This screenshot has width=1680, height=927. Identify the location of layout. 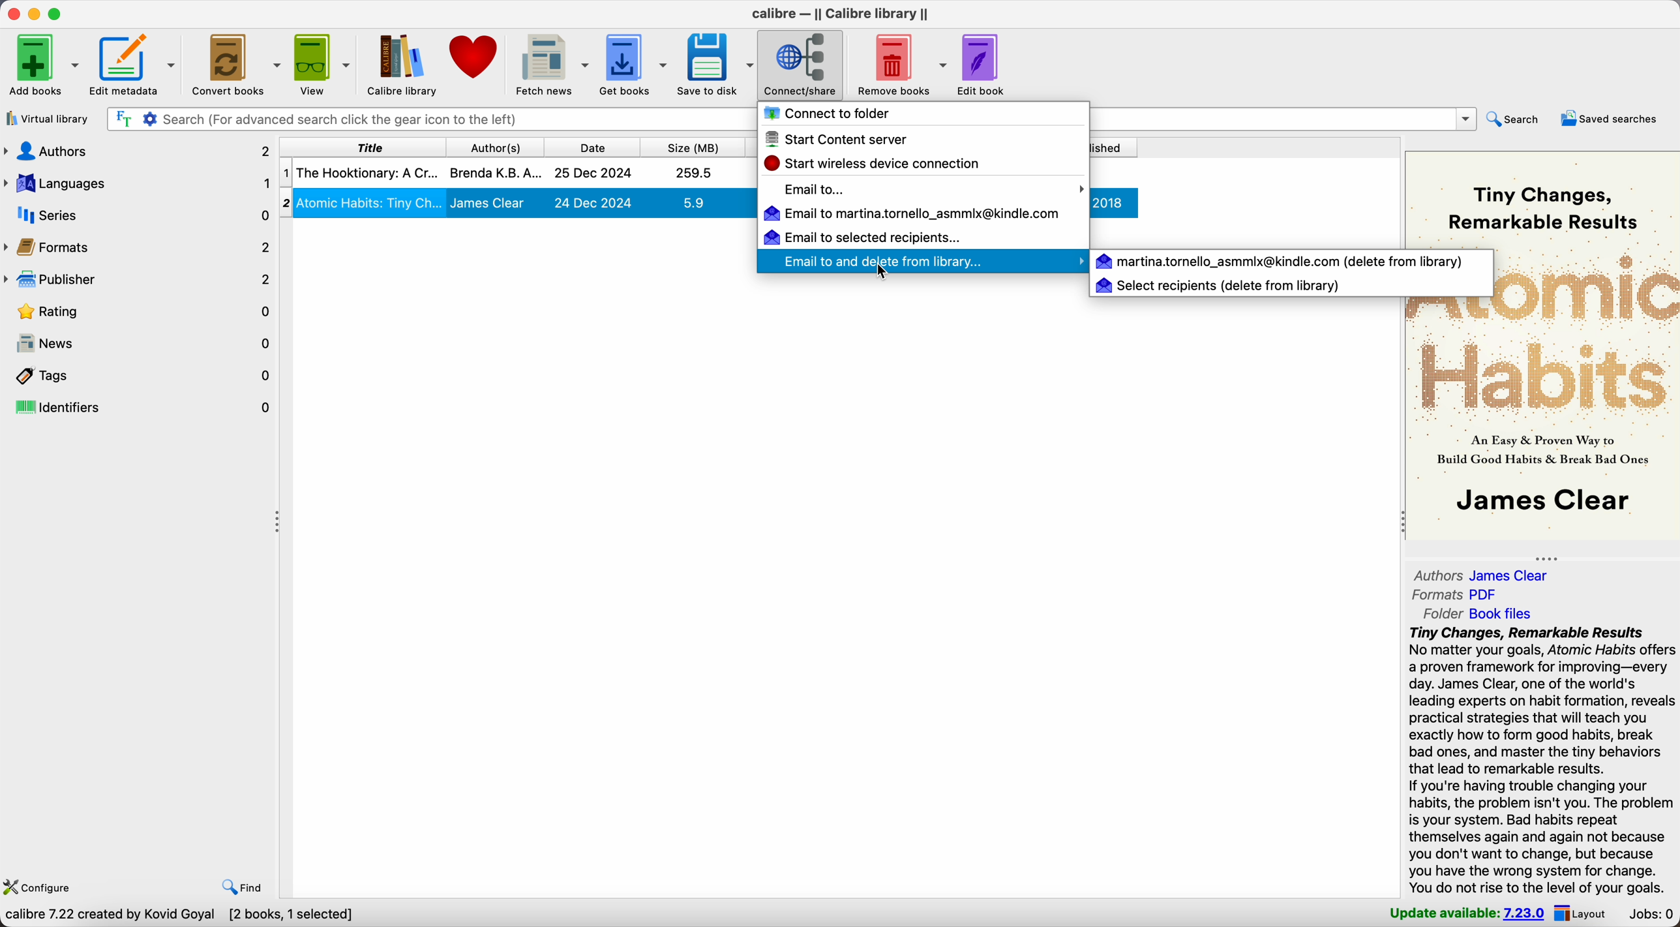
(1583, 914).